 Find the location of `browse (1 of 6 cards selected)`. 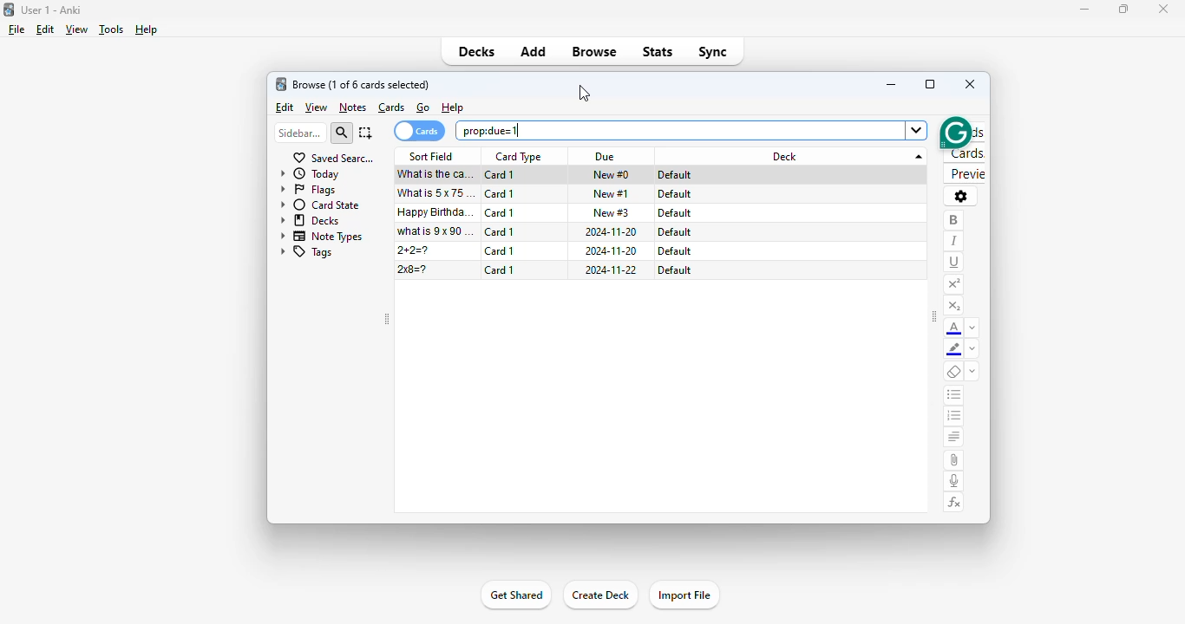

browse (1 of 6 cards selected) is located at coordinates (362, 85).